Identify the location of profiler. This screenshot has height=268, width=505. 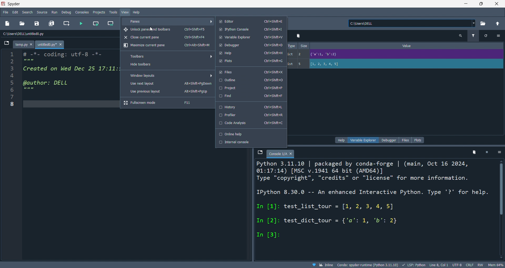
(251, 115).